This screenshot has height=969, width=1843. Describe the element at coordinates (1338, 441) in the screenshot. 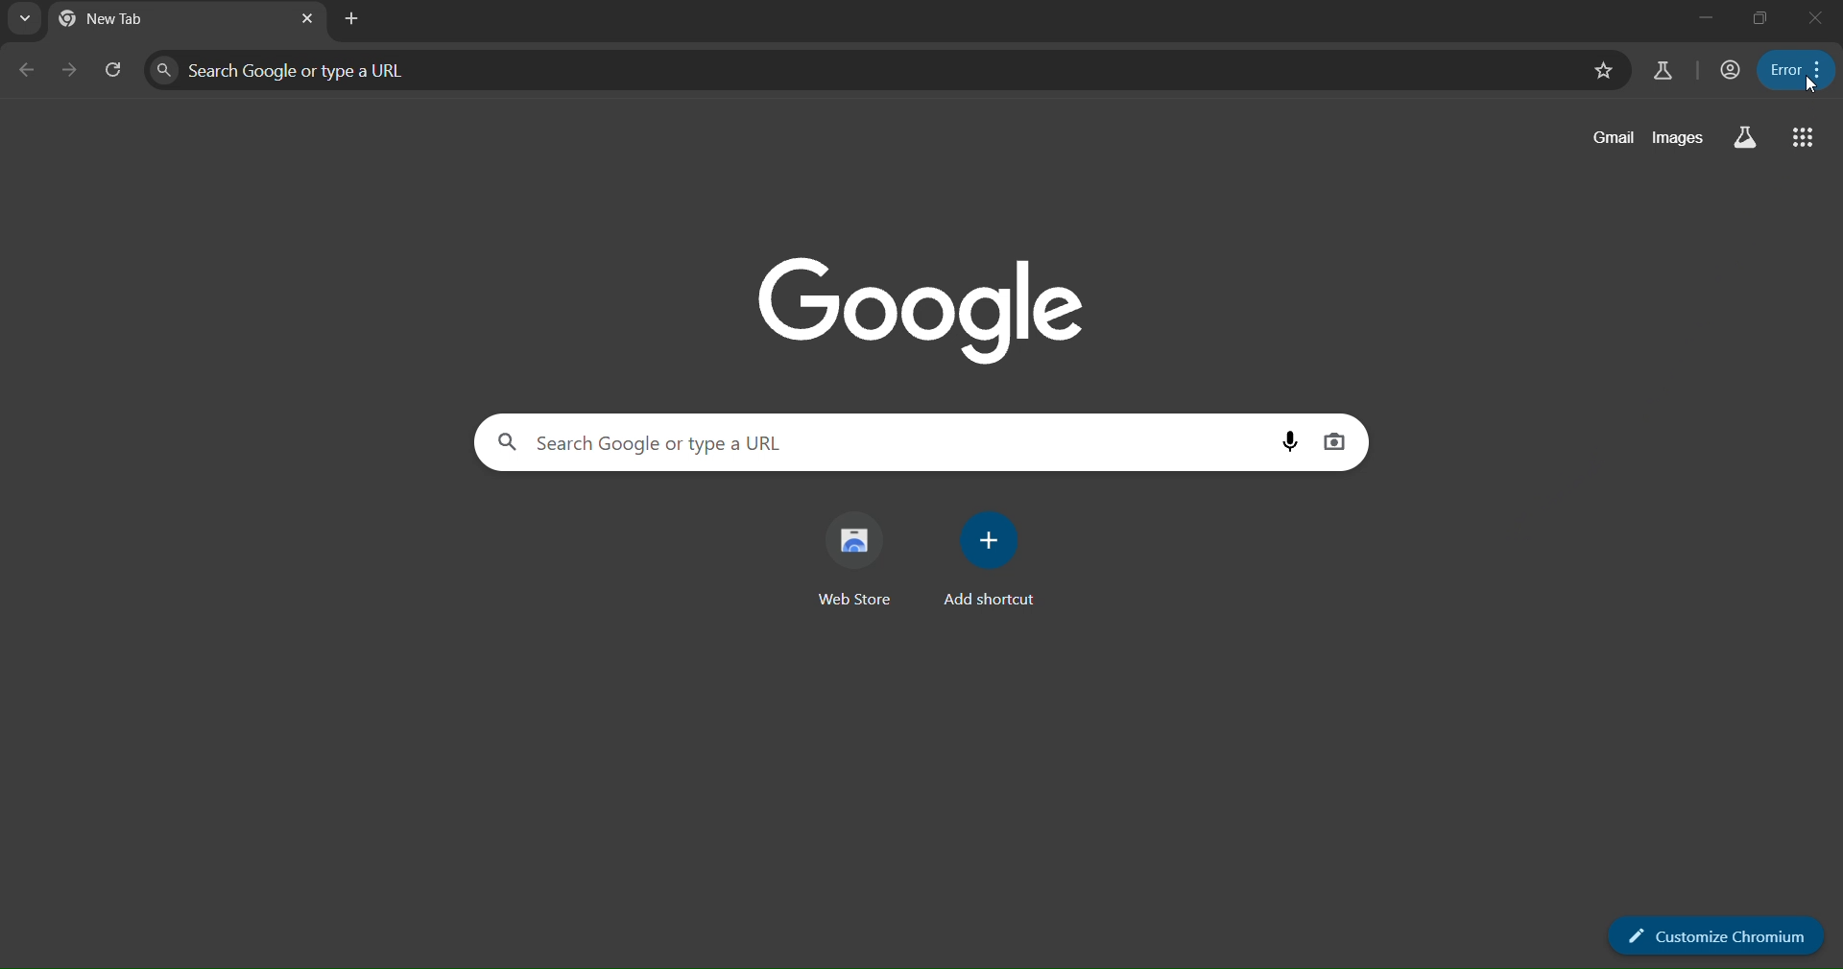

I see `image search` at that location.